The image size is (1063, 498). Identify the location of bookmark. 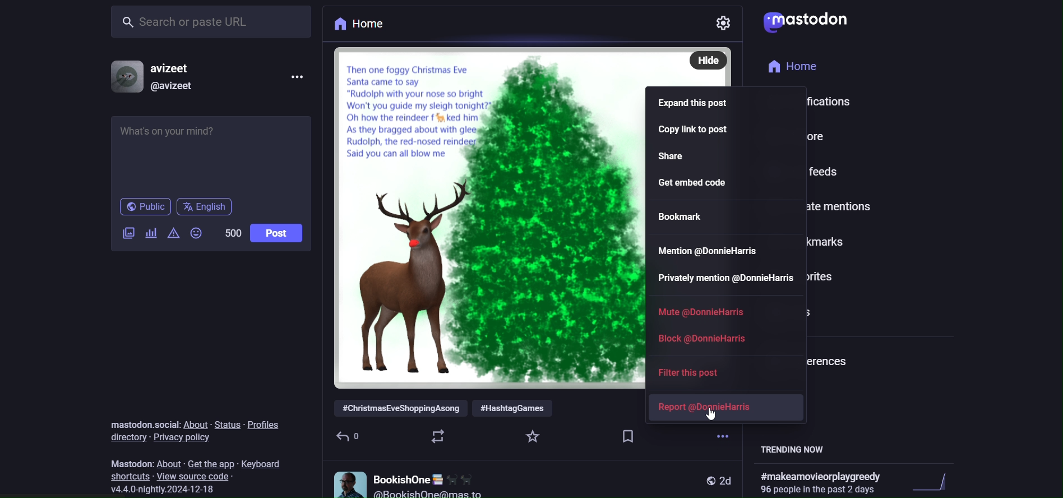
(626, 434).